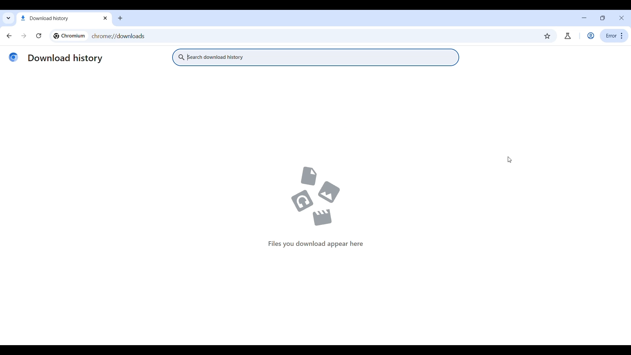 The height and width of the screenshot is (355, 631). Describe the element at coordinates (9, 18) in the screenshot. I see `Search tabs` at that location.